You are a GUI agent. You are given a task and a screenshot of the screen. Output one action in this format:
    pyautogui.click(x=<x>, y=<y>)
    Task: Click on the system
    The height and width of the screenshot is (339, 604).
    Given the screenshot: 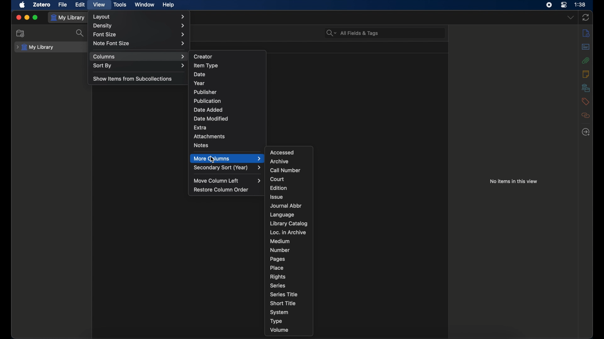 What is the action you would take?
    pyautogui.click(x=279, y=312)
    